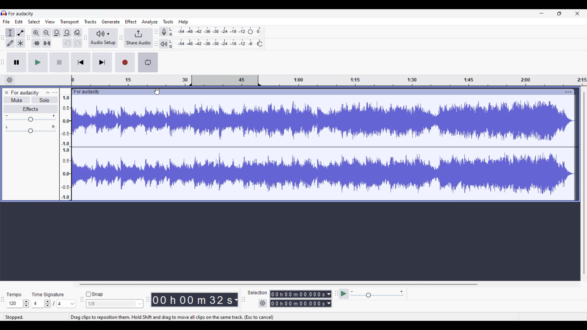 This screenshot has width=587, height=330. I want to click on Duration measurement, so click(330, 294).